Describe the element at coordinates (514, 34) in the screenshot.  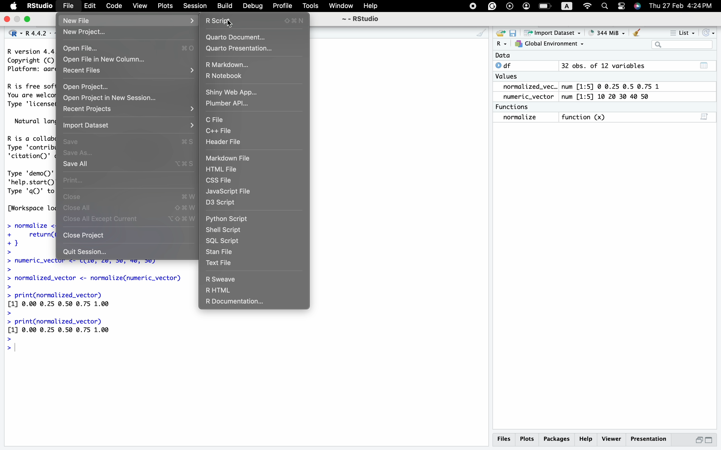
I see `save` at that location.